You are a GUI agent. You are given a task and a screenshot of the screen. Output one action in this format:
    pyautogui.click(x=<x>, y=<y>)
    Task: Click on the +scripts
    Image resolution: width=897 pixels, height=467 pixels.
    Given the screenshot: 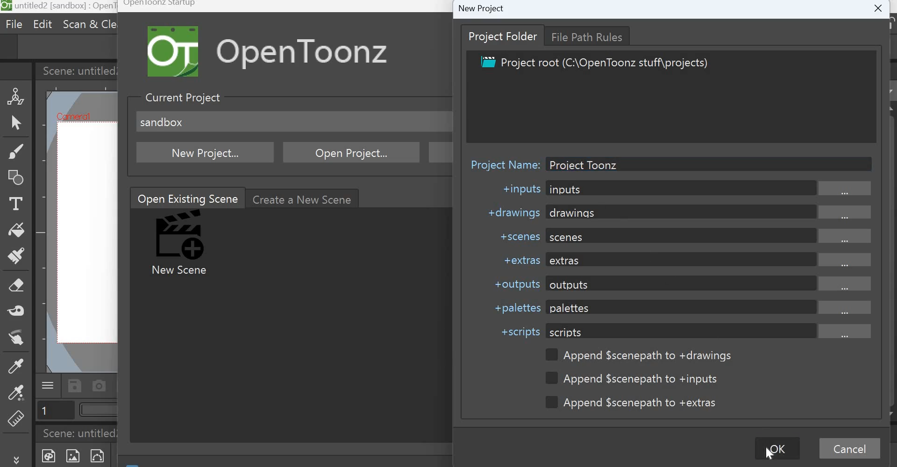 What is the action you would take?
    pyautogui.click(x=520, y=332)
    